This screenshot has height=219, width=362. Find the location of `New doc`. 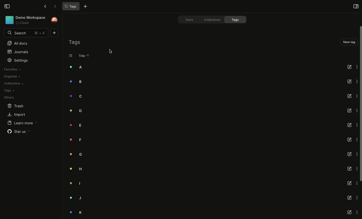

New doc is located at coordinates (55, 33).